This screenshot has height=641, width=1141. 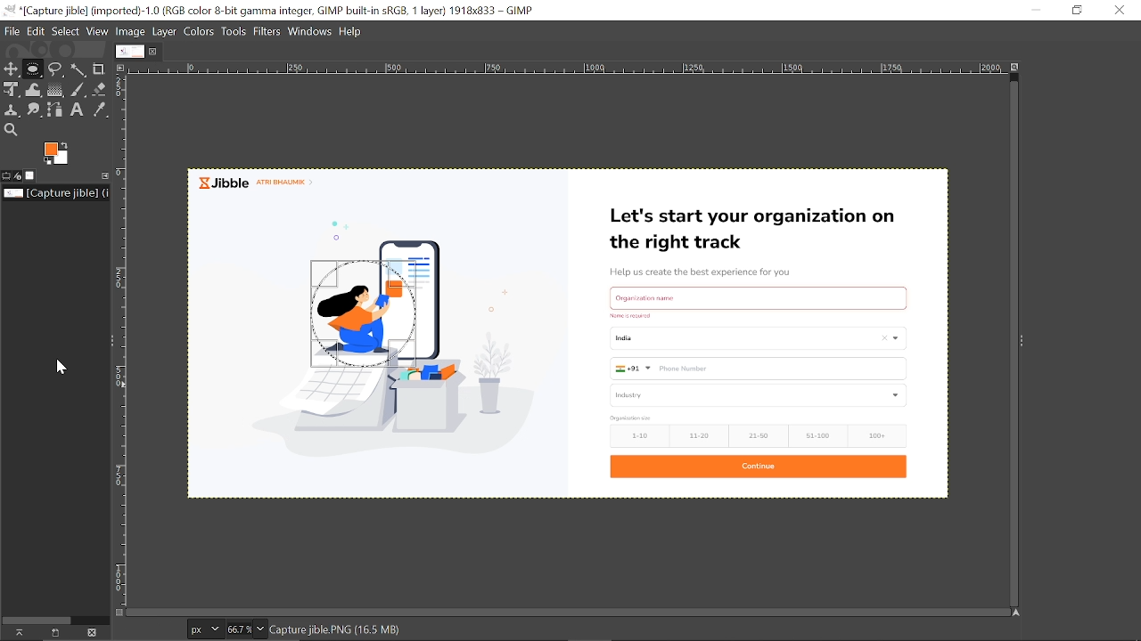 I want to click on Eraser tool, so click(x=102, y=89).